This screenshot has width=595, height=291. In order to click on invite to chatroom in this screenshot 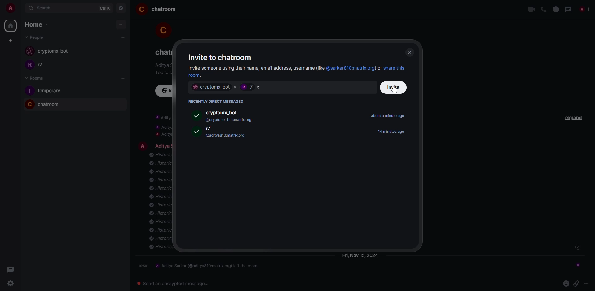, I will do `click(221, 57)`.